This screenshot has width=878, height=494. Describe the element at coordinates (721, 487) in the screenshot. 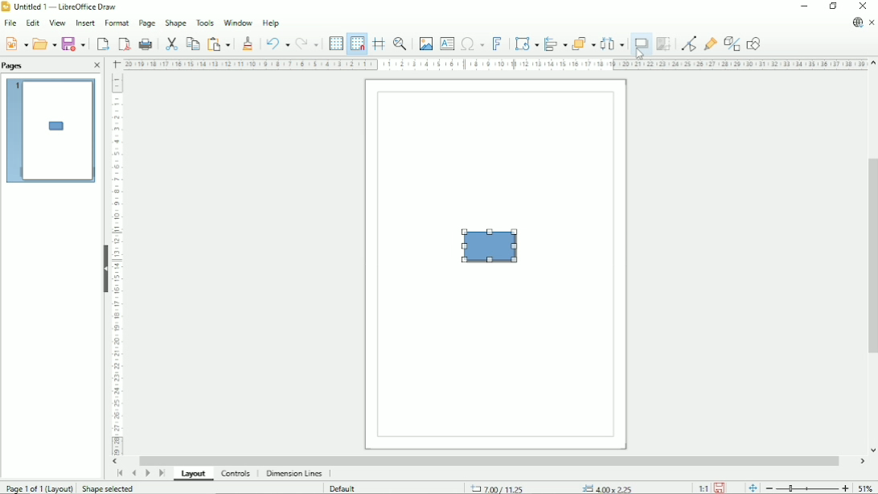

I see `Save` at that location.